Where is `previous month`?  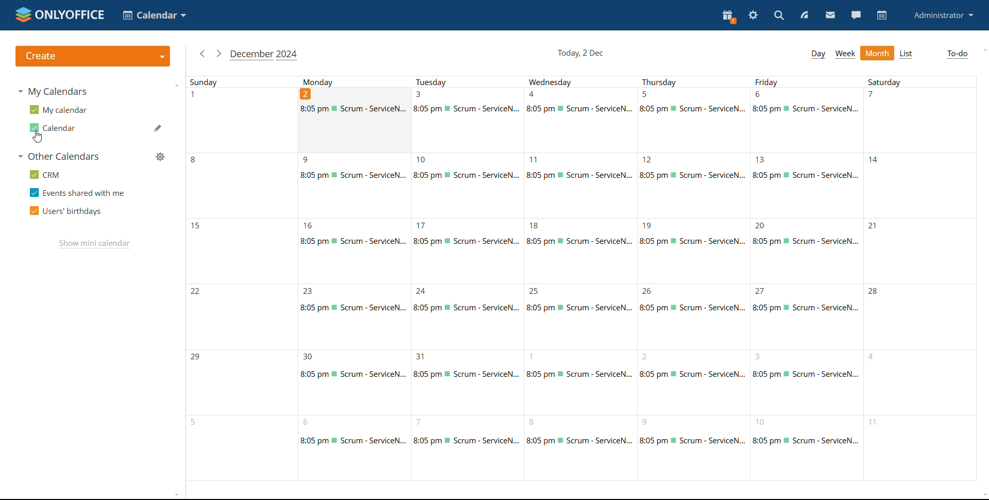
previous month is located at coordinates (202, 54).